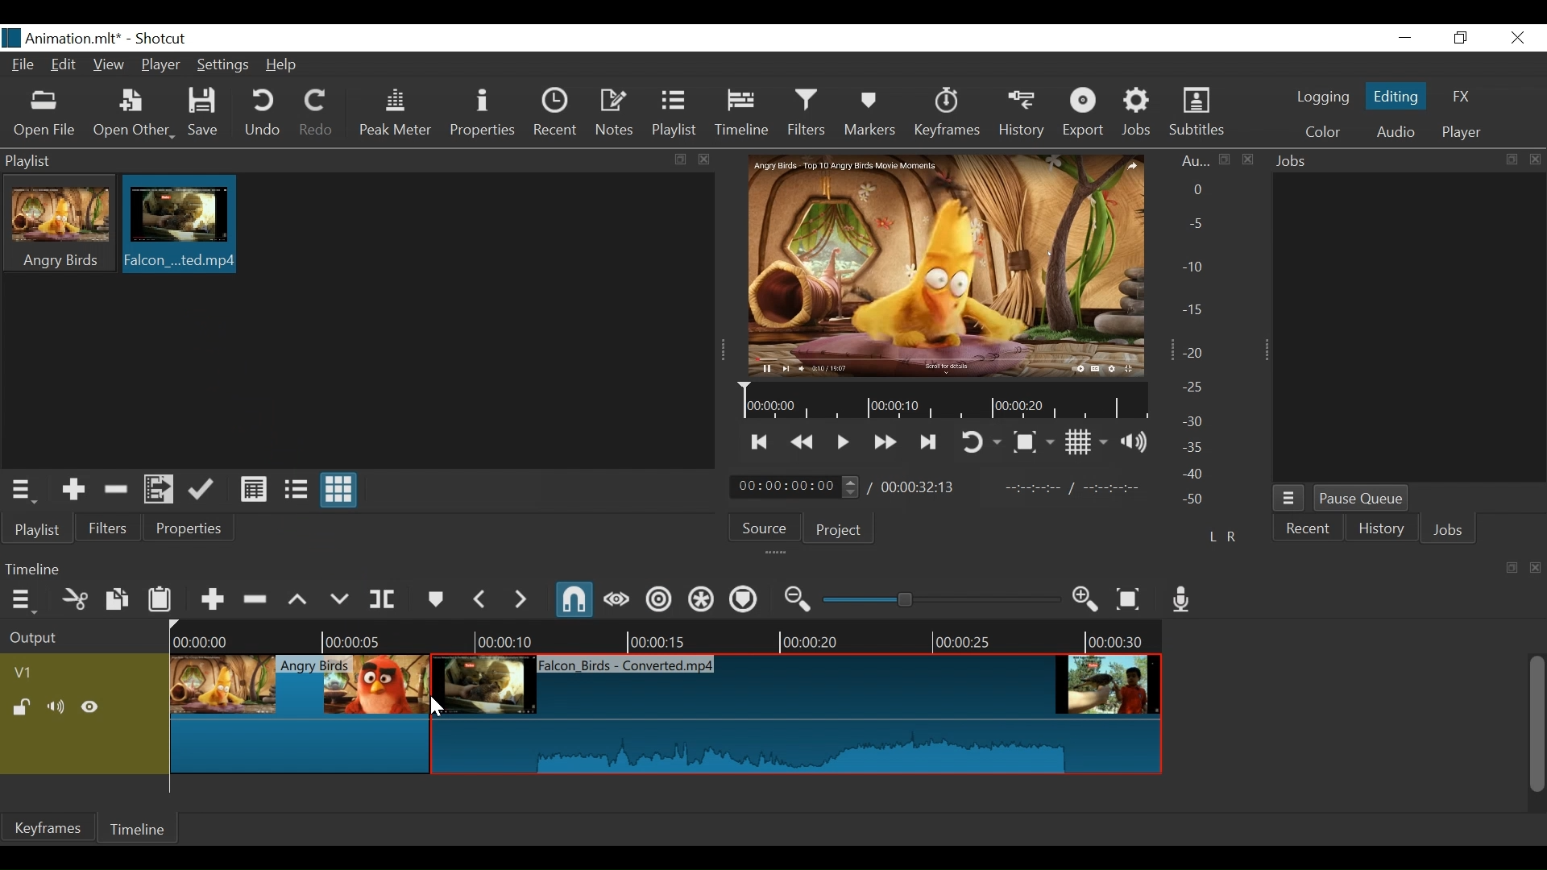 Image resolution: width=1547 pixels, height=870 pixels. What do you see at coordinates (1084, 114) in the screenshot?
I see `Export` at bounding box center [1084, 114].